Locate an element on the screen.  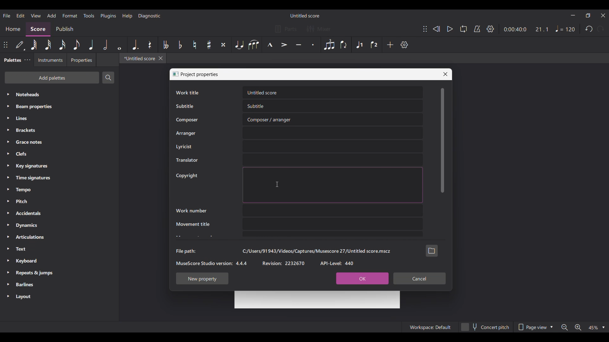
Text box for Lyricist is located at coordinates (333, 146).